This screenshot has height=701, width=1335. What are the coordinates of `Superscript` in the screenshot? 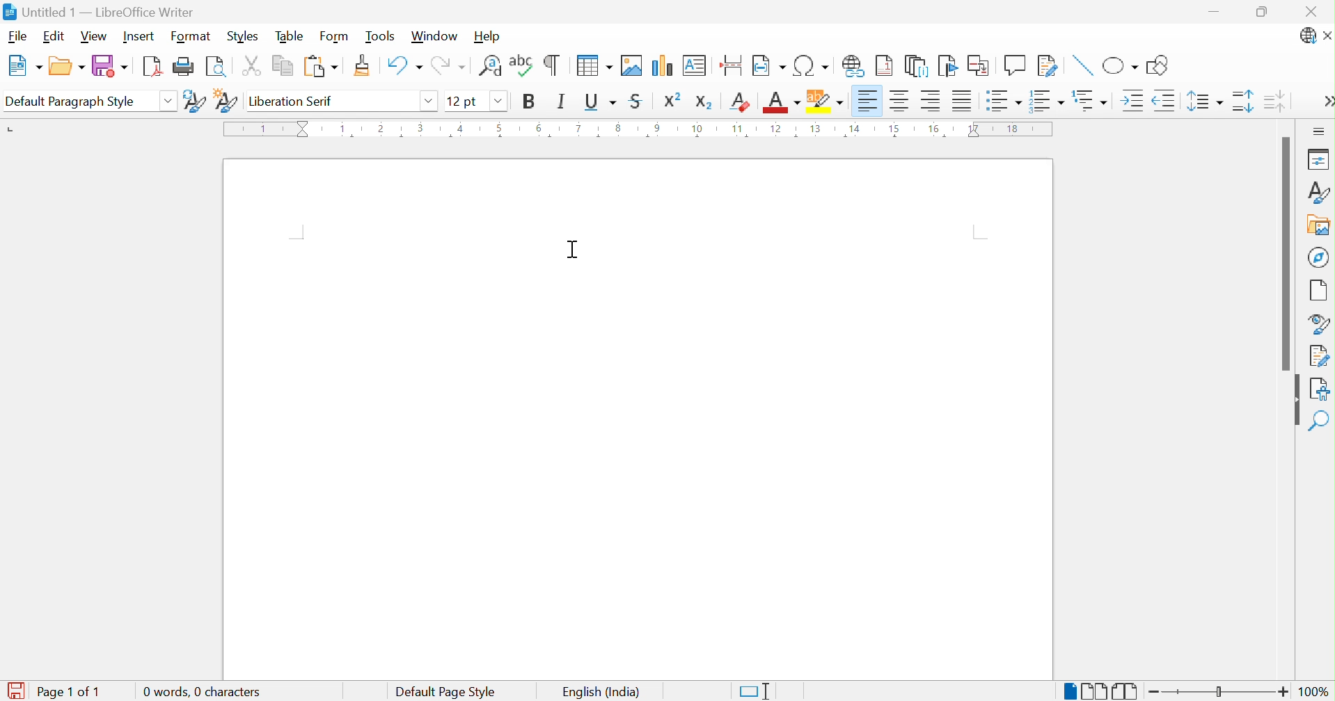 It's located at (672, 100).